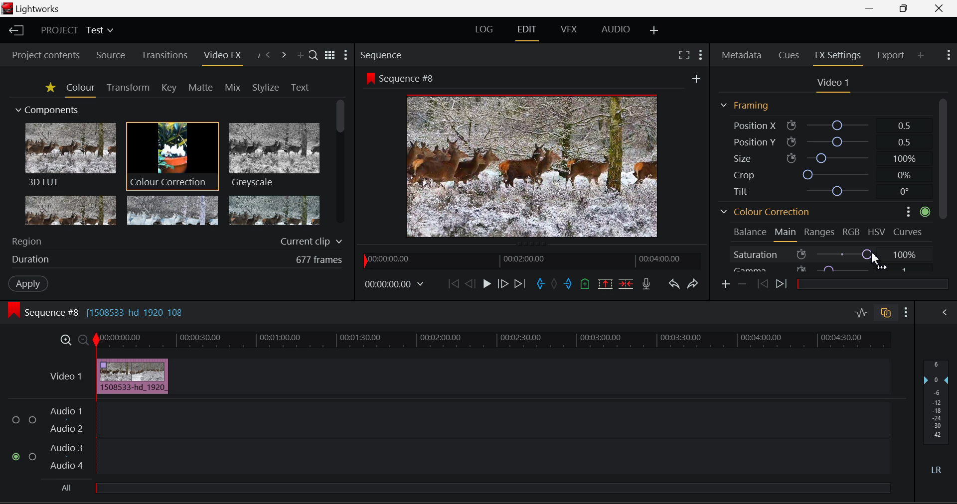  What do you see at coordinates (926, 211) in the screenshot?
I see `active` at bounding box center [926, 211].